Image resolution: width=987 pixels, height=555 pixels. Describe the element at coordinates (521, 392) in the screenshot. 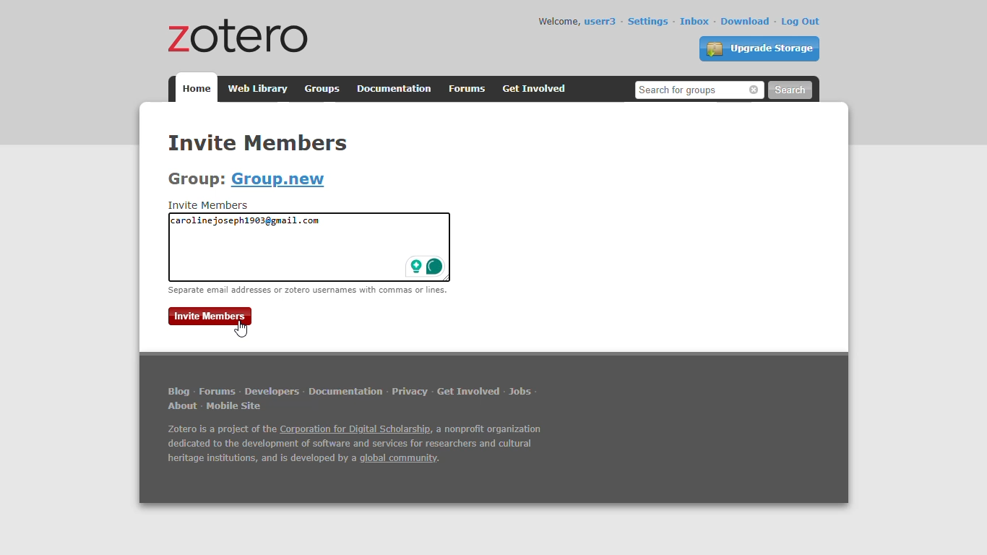

I see `jobs` at that location.